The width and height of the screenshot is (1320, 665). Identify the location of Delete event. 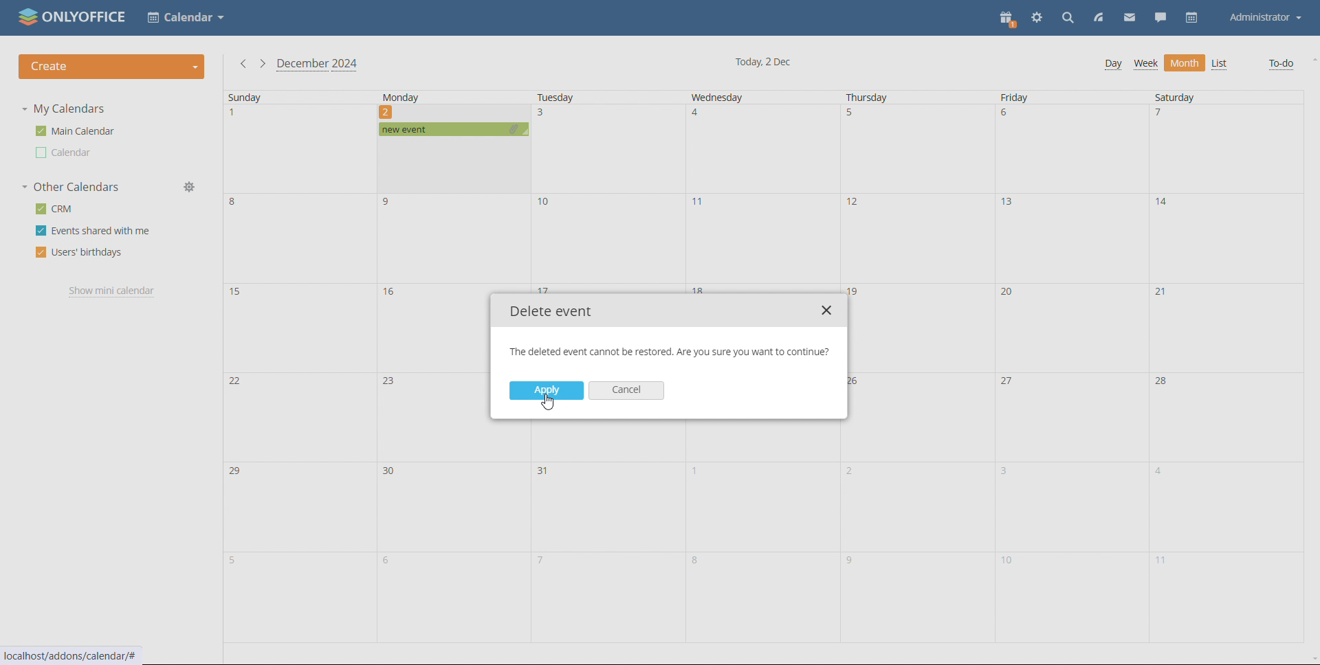
(552, 312).